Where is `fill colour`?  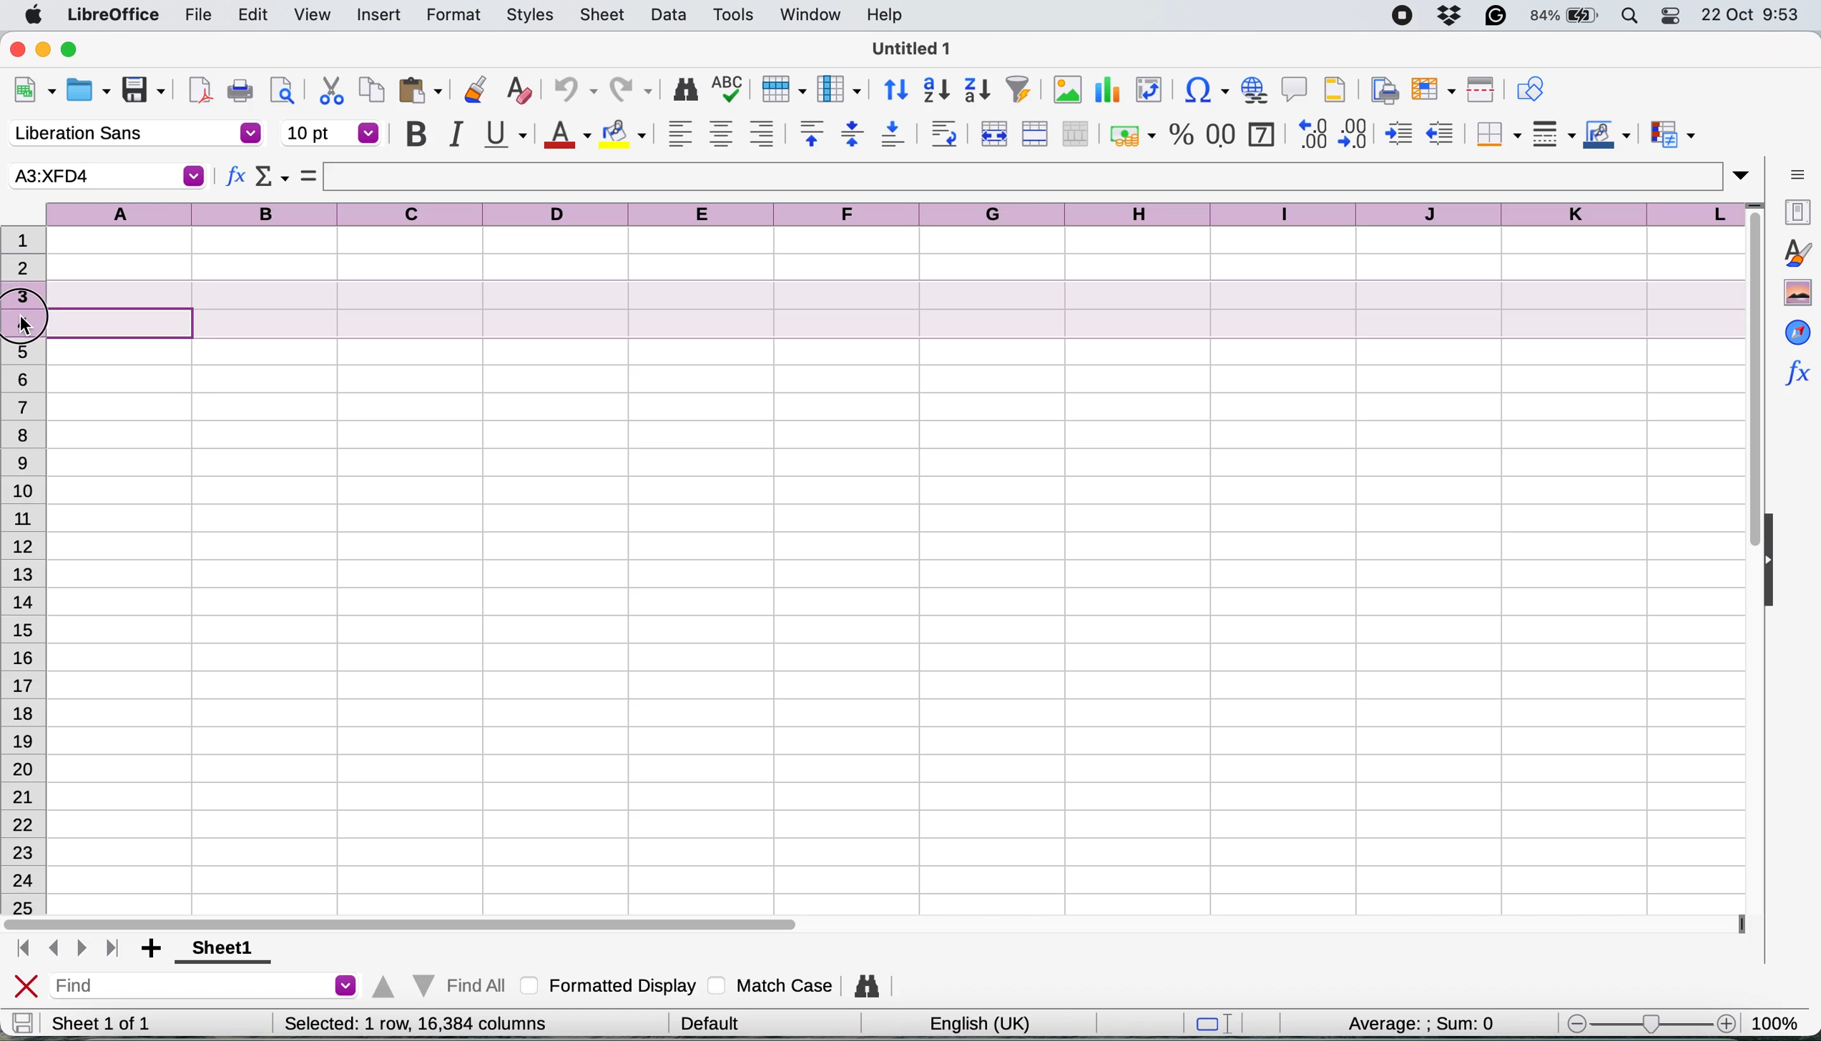
fill colour is located at coordinates (627, 134).